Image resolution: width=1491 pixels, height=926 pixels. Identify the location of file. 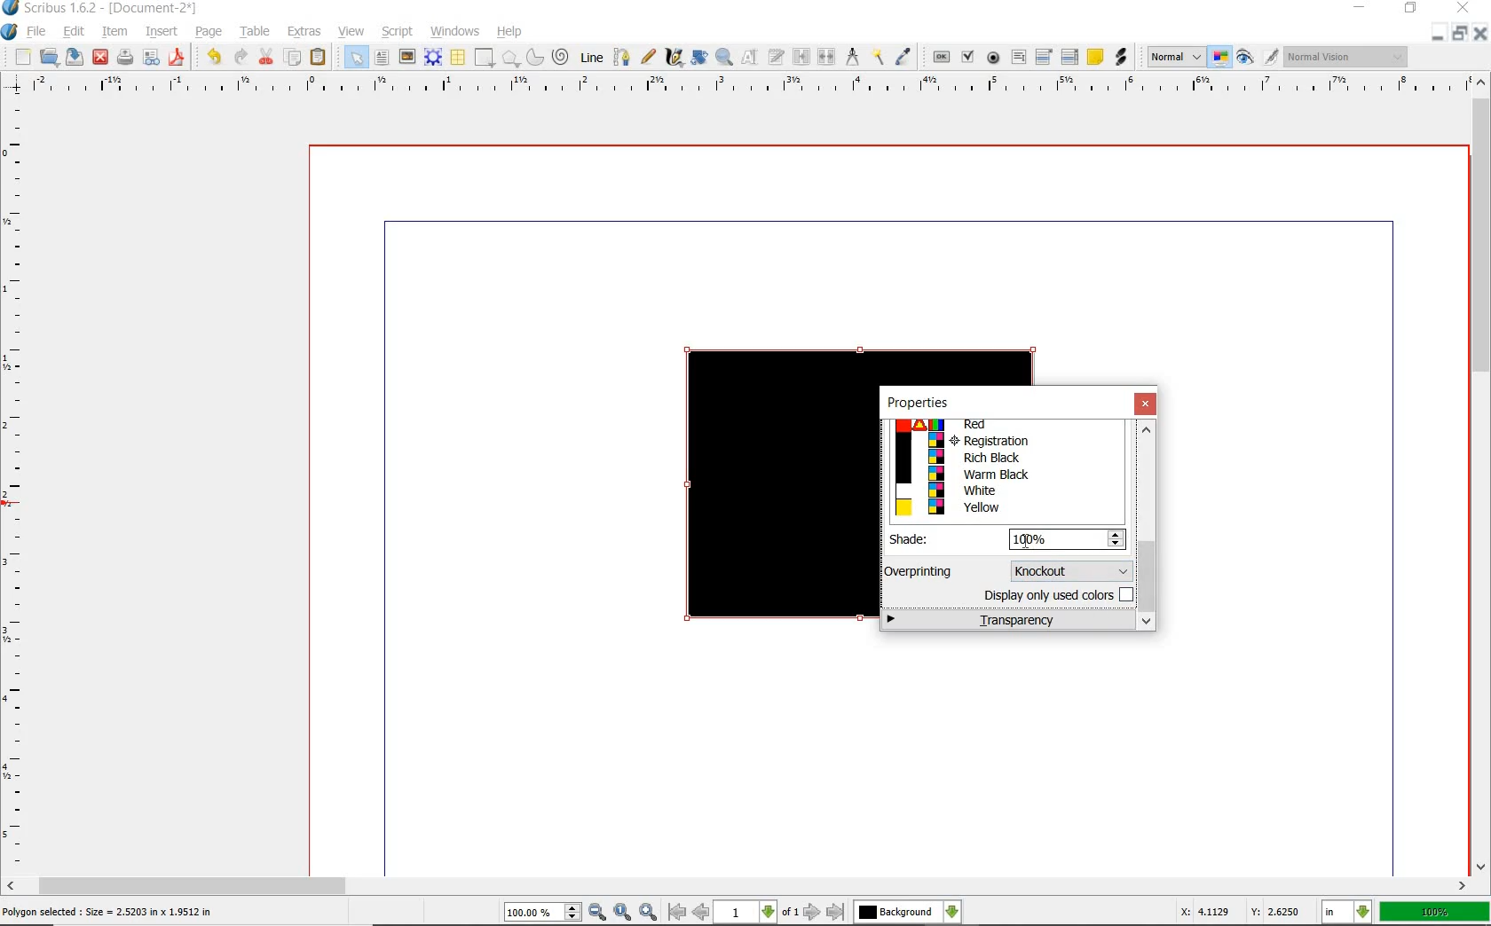
(37, 34).